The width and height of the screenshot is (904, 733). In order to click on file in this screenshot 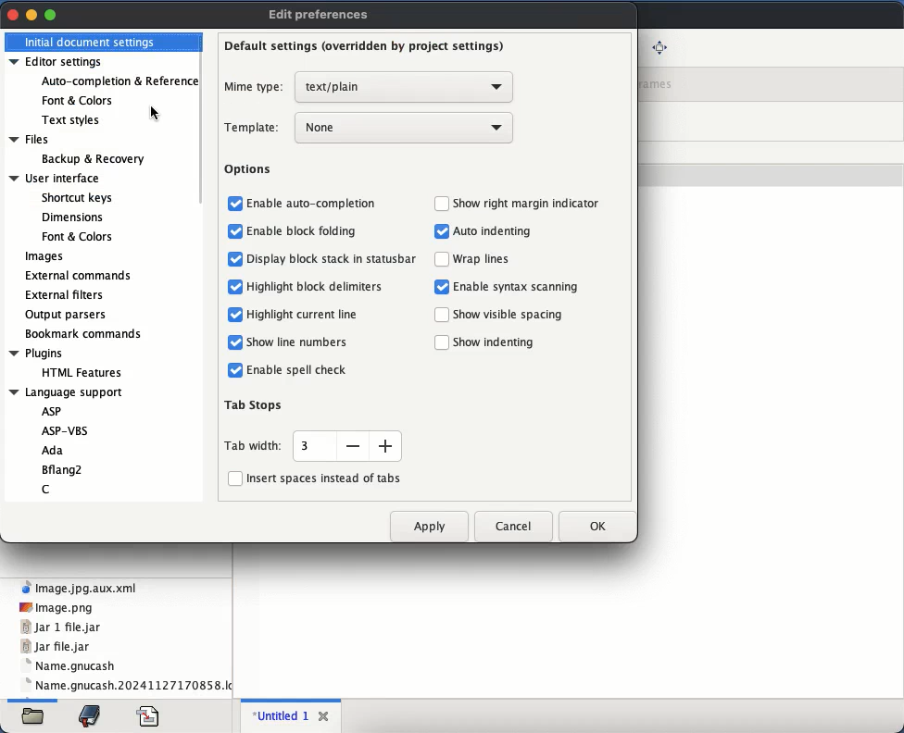, I will do `click(150, 714)`.